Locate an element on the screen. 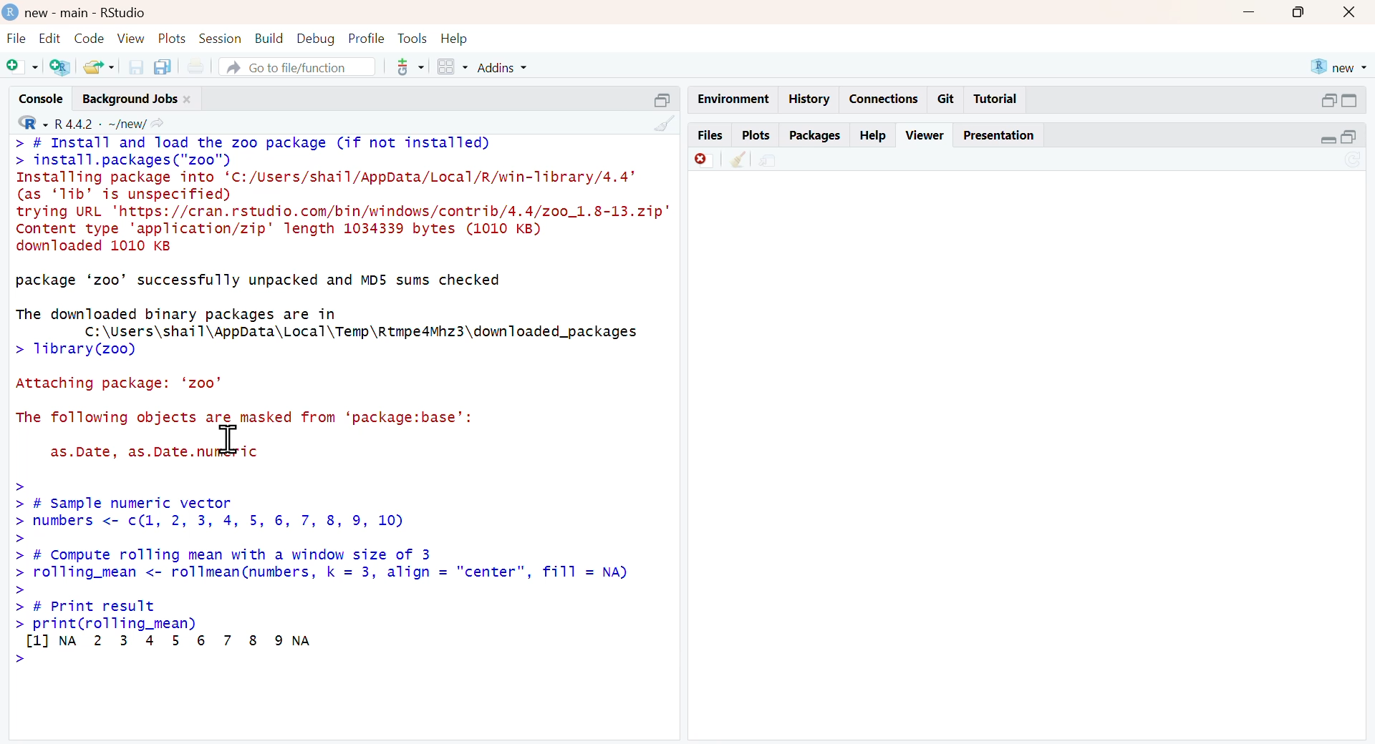 The image size is (1375, 744). new - main - RStudio is located at coordinates (86, 14).